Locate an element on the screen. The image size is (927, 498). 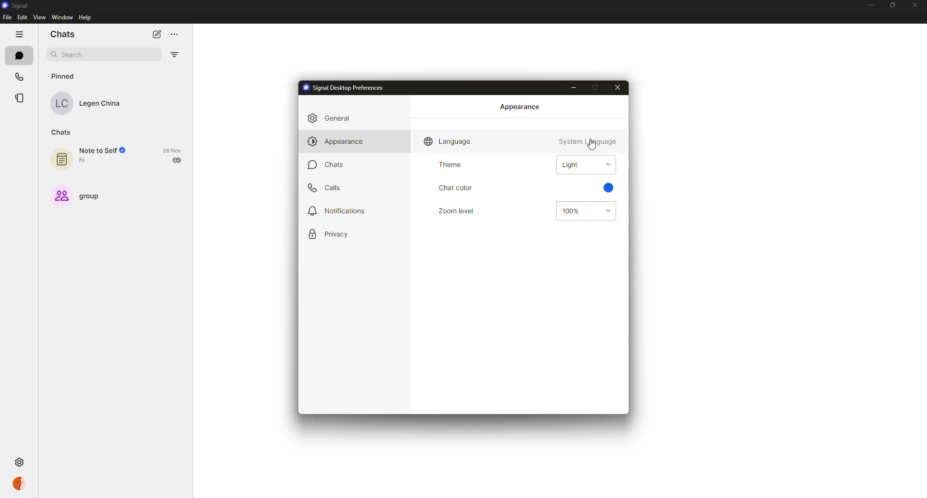
minimize is located at coordinates (869, 6).